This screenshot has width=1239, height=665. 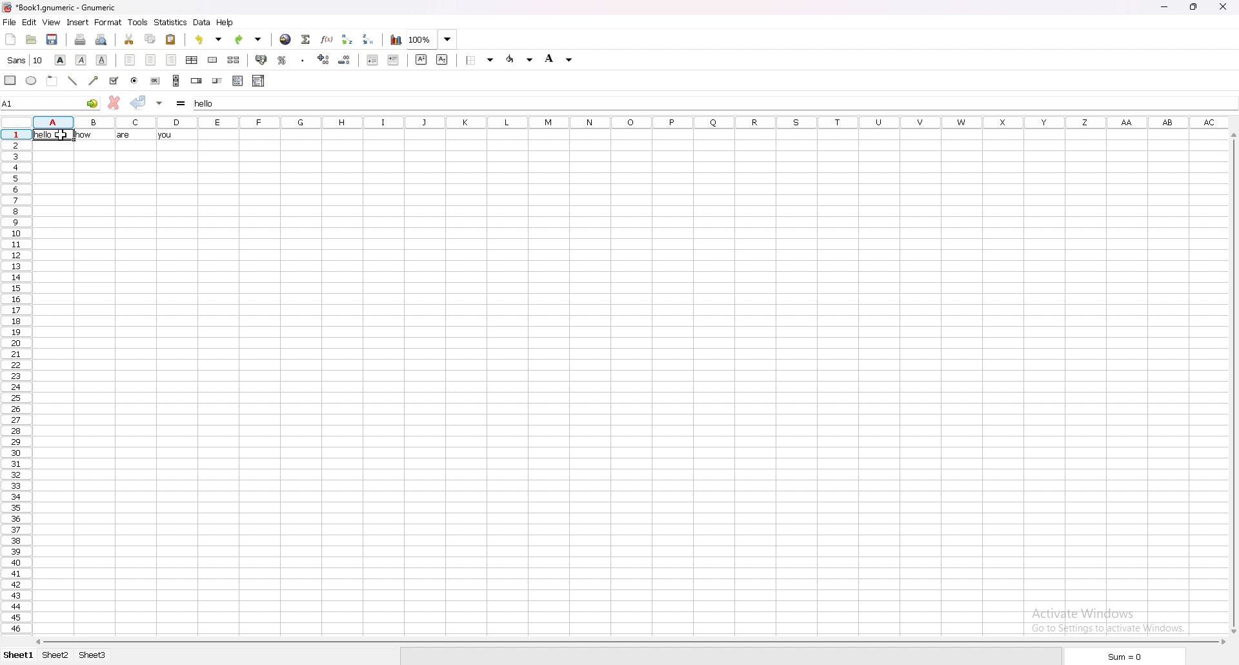 I want to click on how, so click(x=89, y=135).